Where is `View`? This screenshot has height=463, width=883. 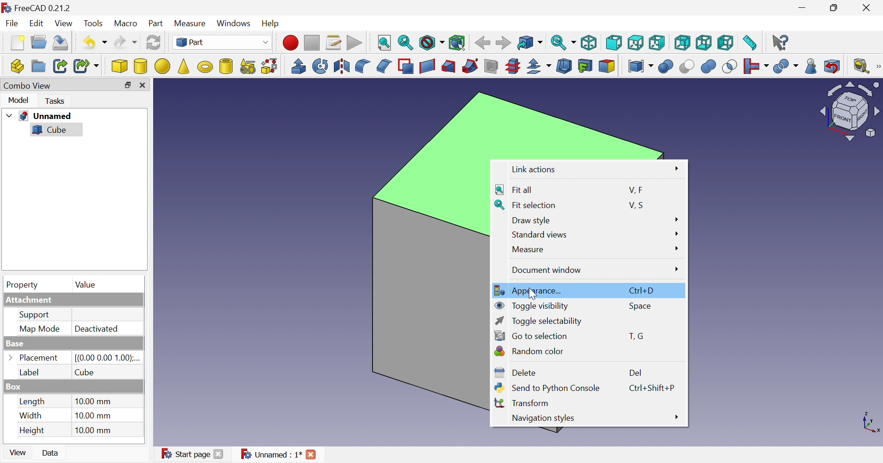
View is located at coordinates (18, 452).